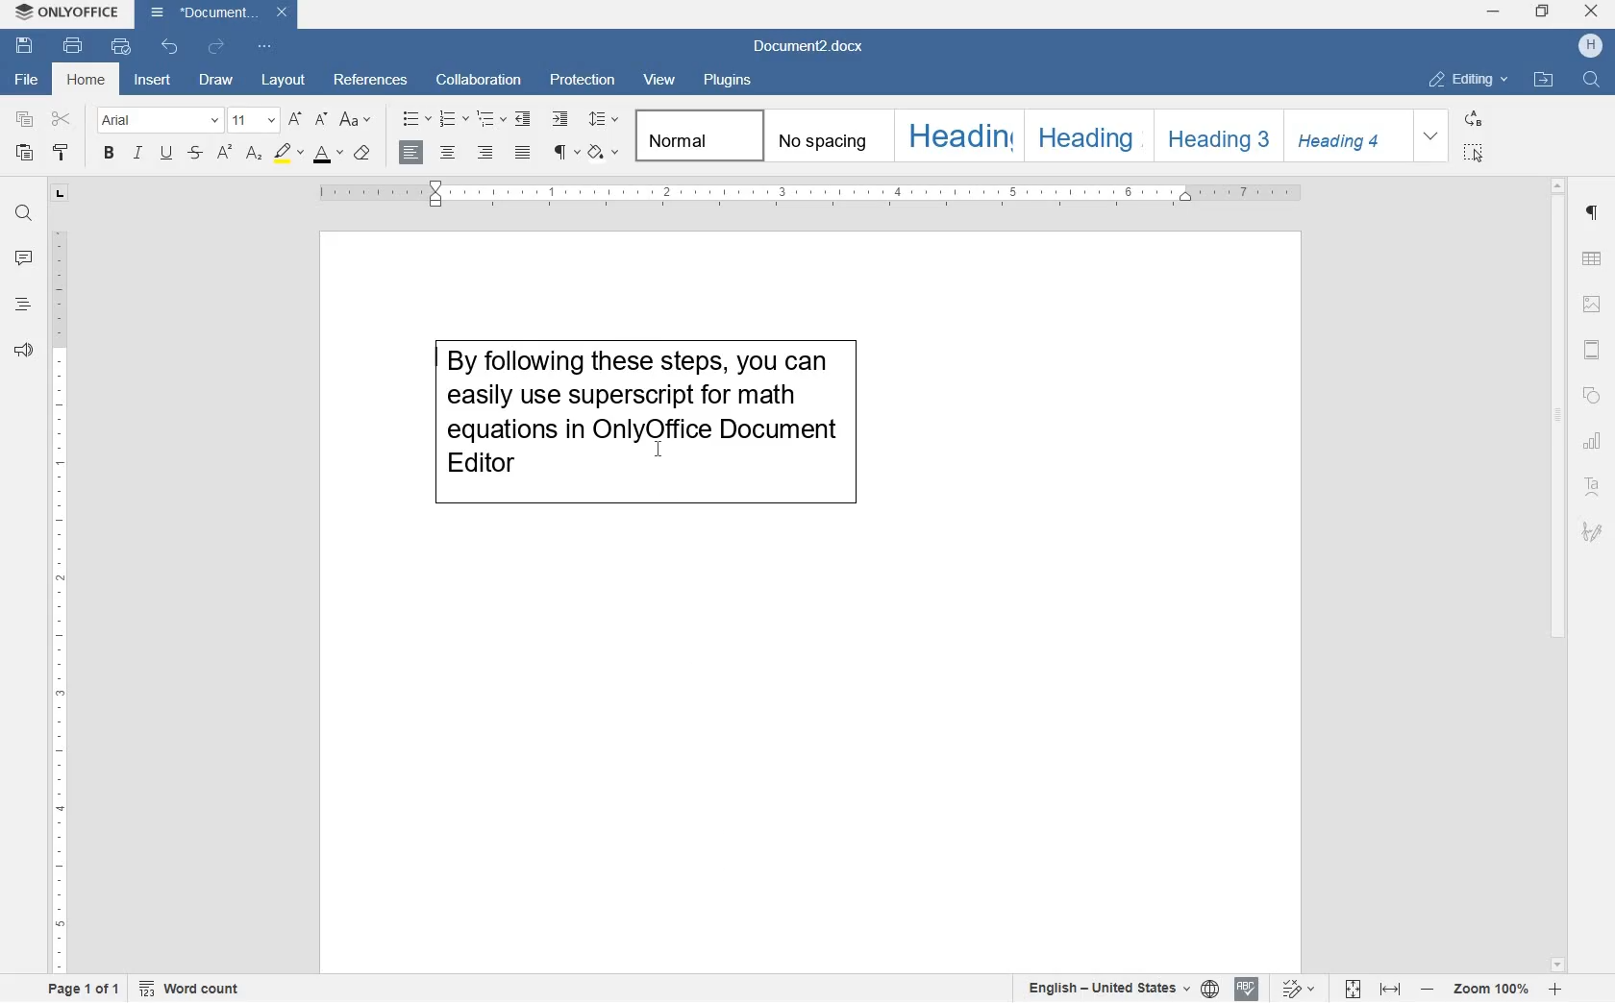  What do you see at coordinates (957, 135) in the screenshot?
I see `HEADING 1` at bounding box center [957, 135].